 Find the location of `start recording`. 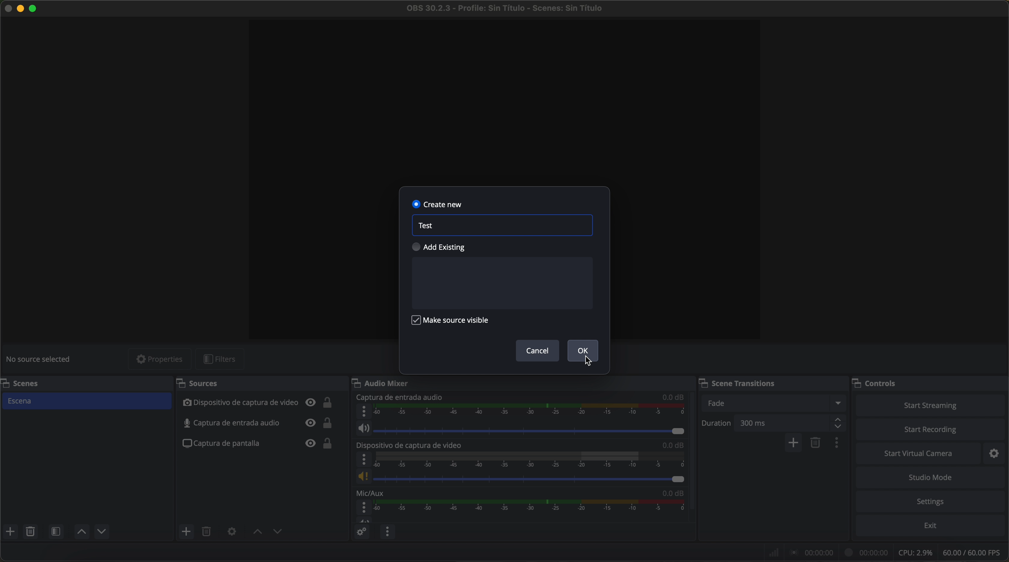

start recording is located at coordinates (932, 430).